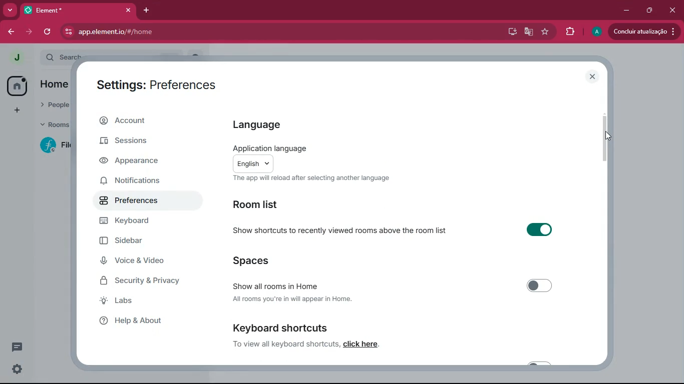  What do you see at coordinates (18, 86) in the screenshot?
I see `home` at bounding box center [18, 86].